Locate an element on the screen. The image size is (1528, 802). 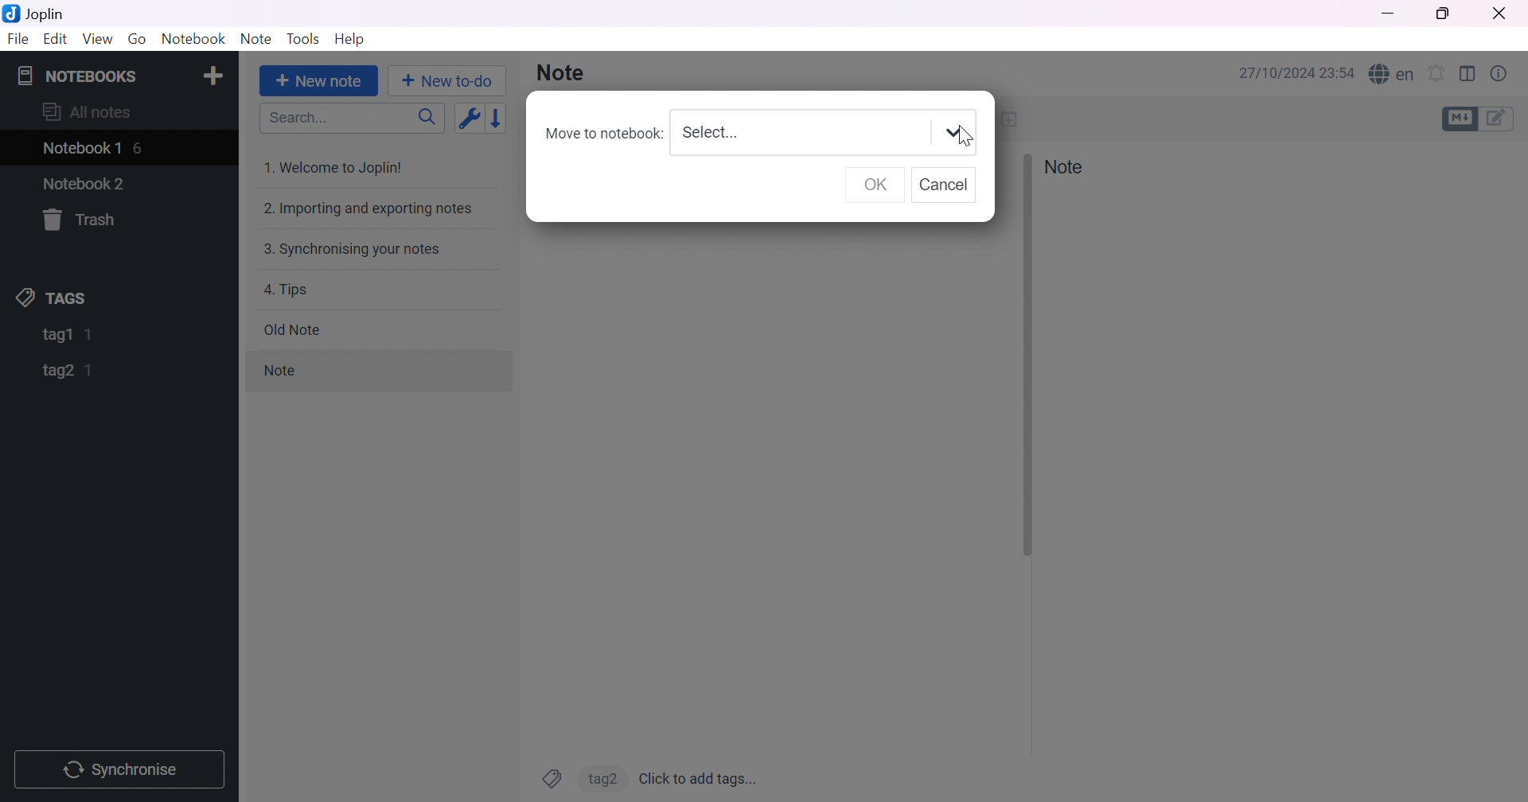
Toggle editor layout is located at coordinates (1470, 75).